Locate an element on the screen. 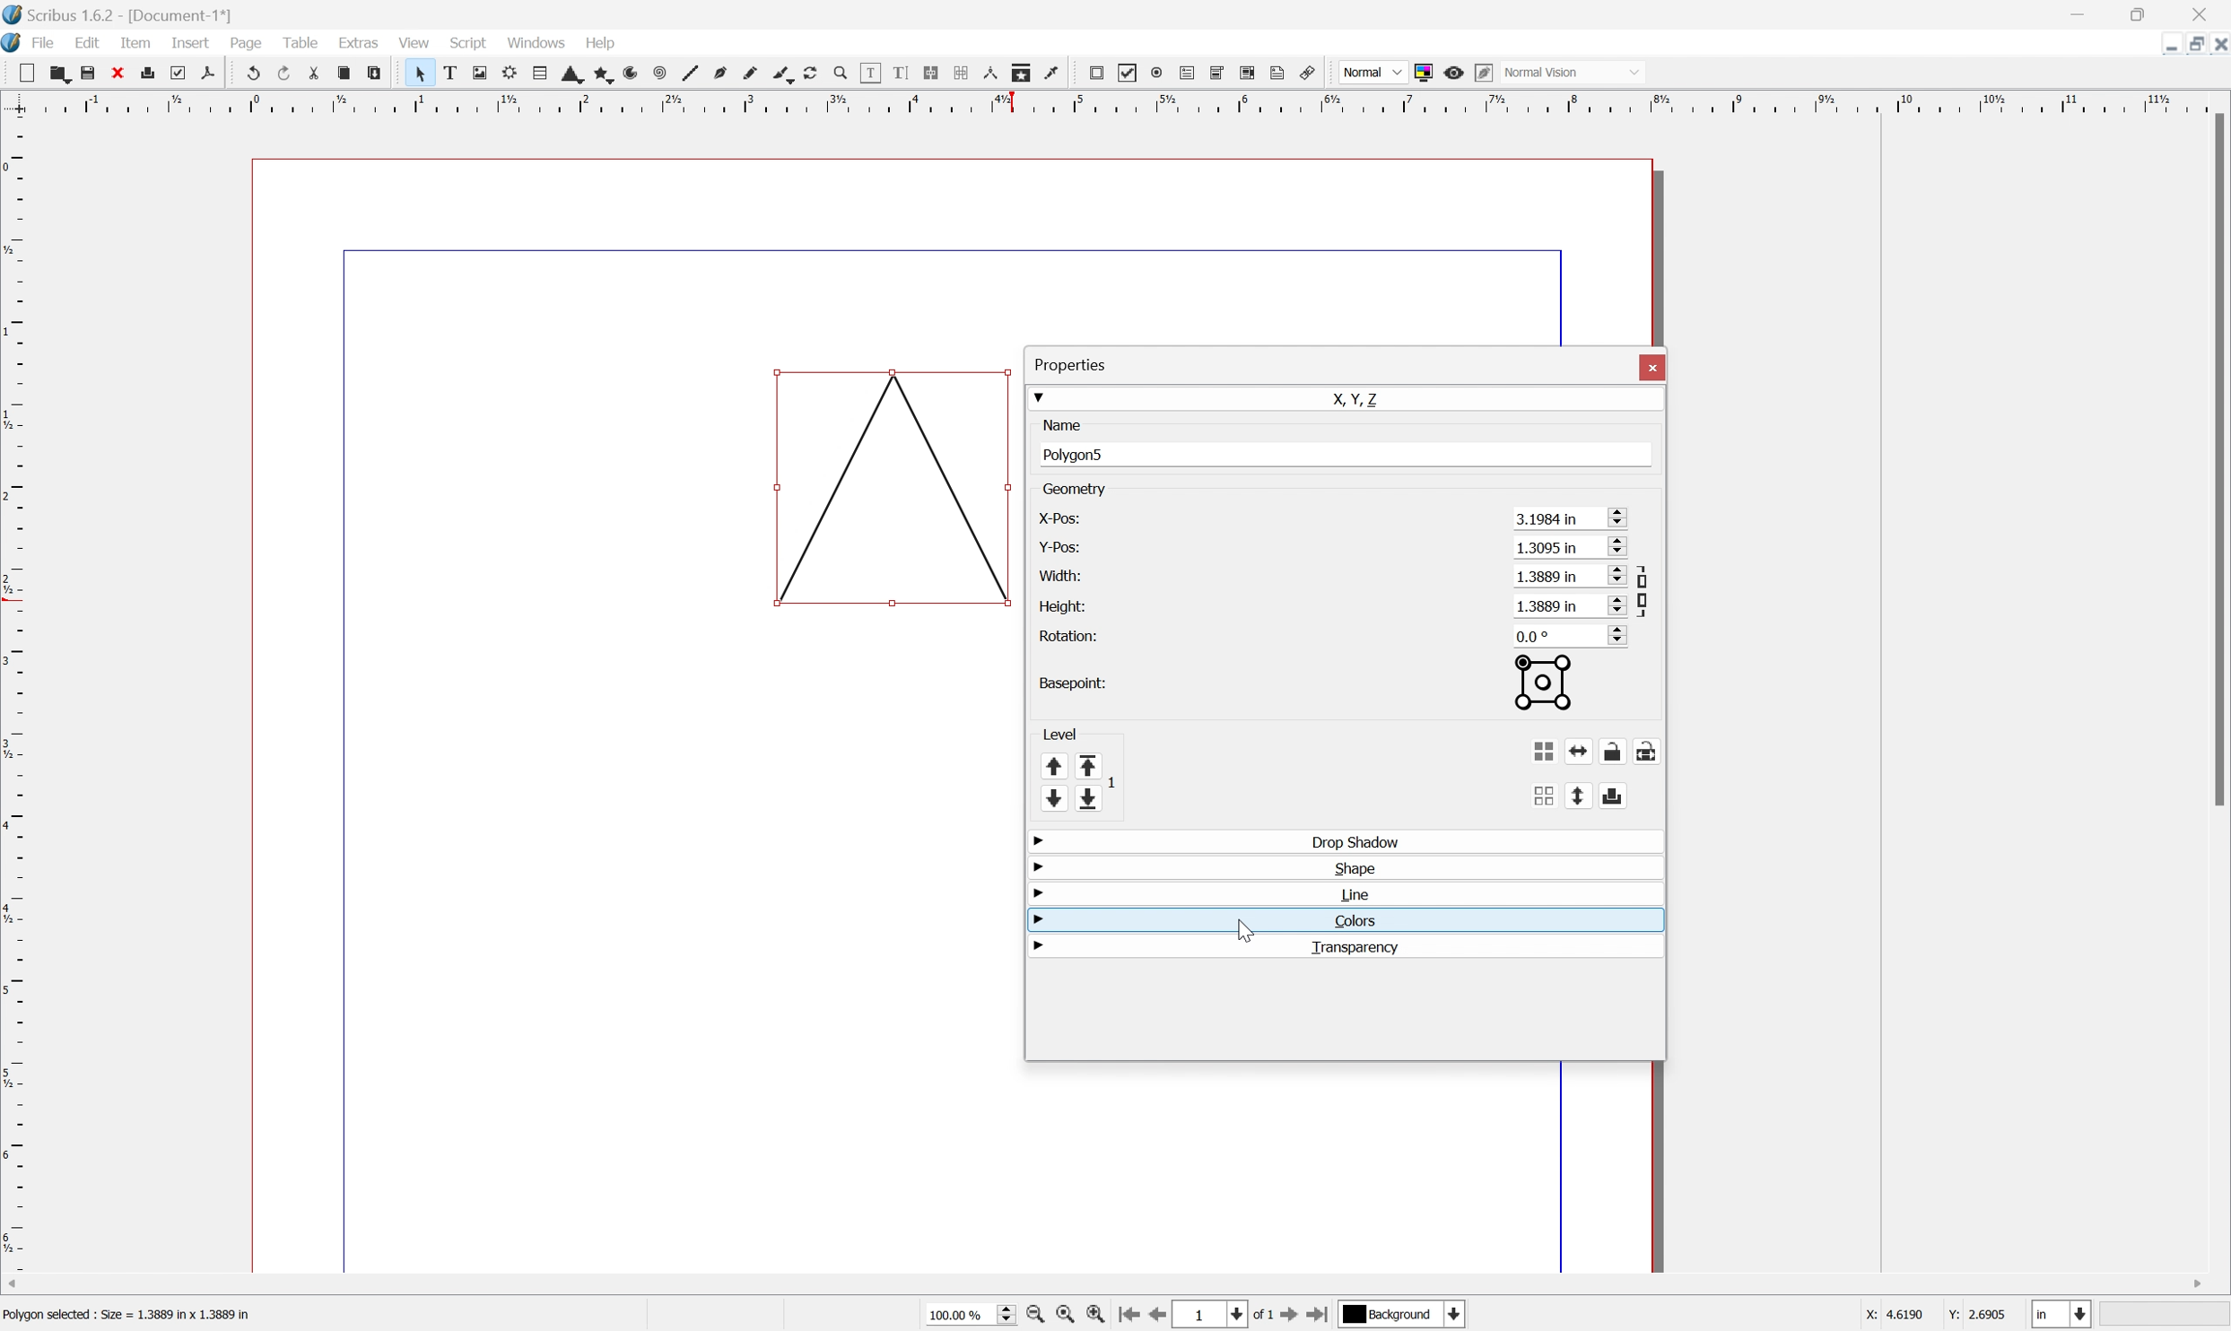  Edit is located at coordinates (90, 42).